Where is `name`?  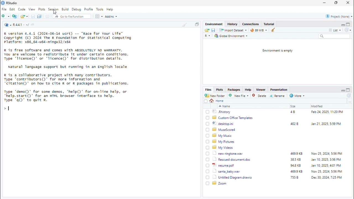
name is located at coordinates (225, 106).